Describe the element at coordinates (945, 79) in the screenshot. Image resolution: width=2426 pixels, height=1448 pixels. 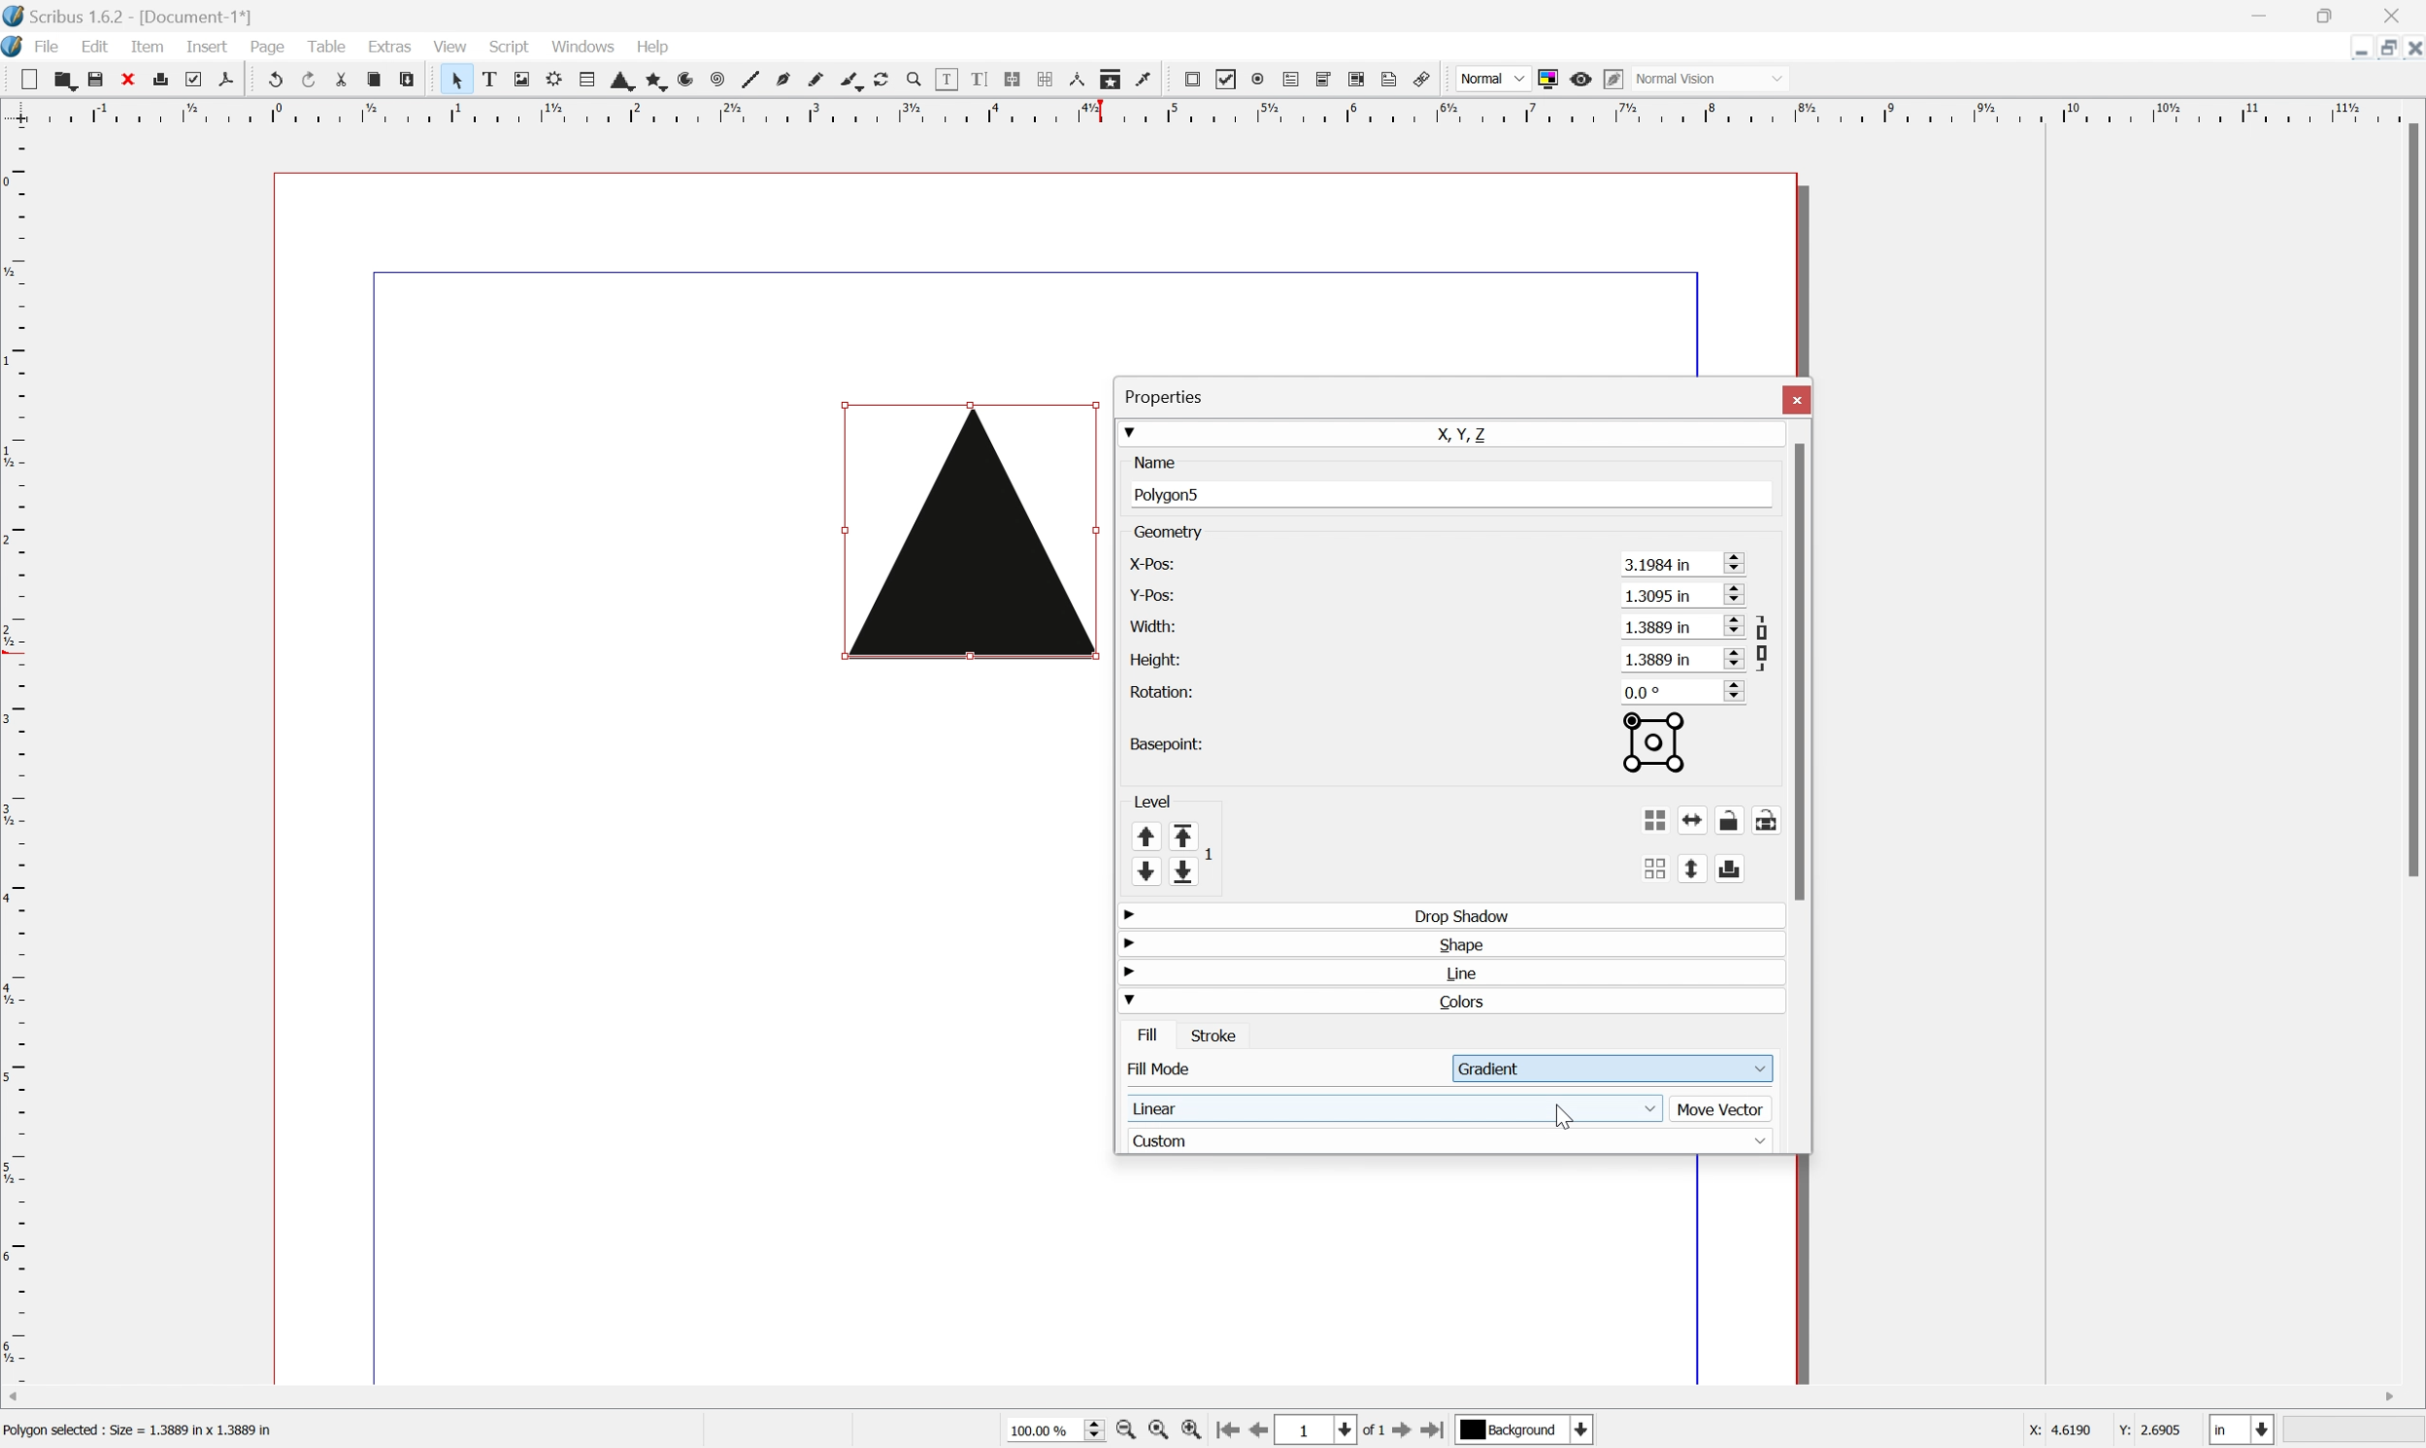
I see `Edit contents of frame` at that location.